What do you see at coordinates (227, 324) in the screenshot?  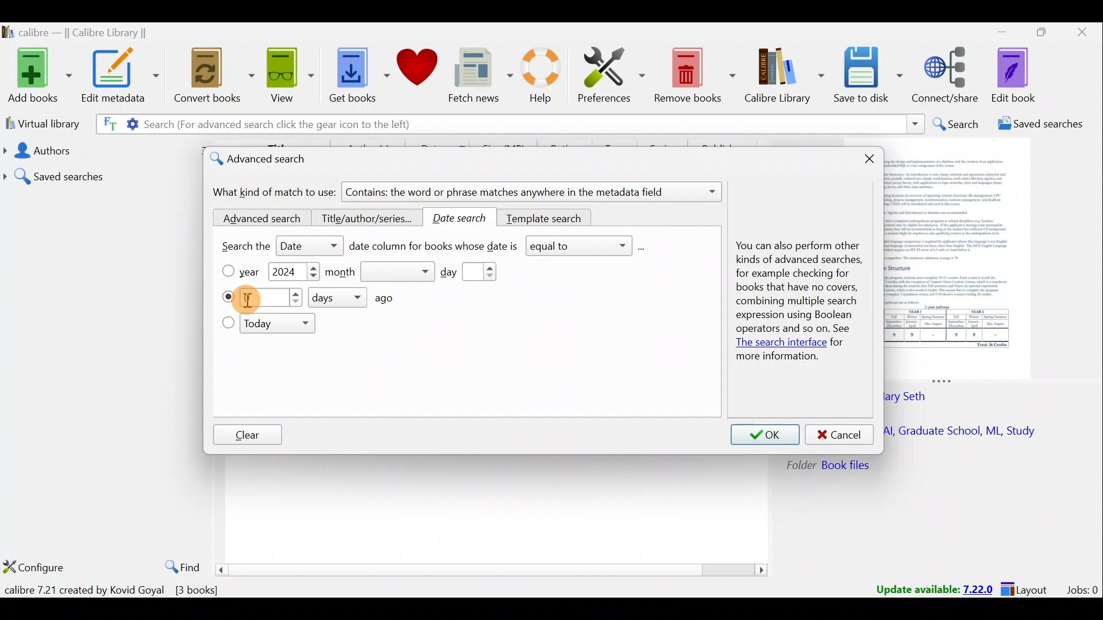 I see `Today checkbox` at bounding box center [227, 324].